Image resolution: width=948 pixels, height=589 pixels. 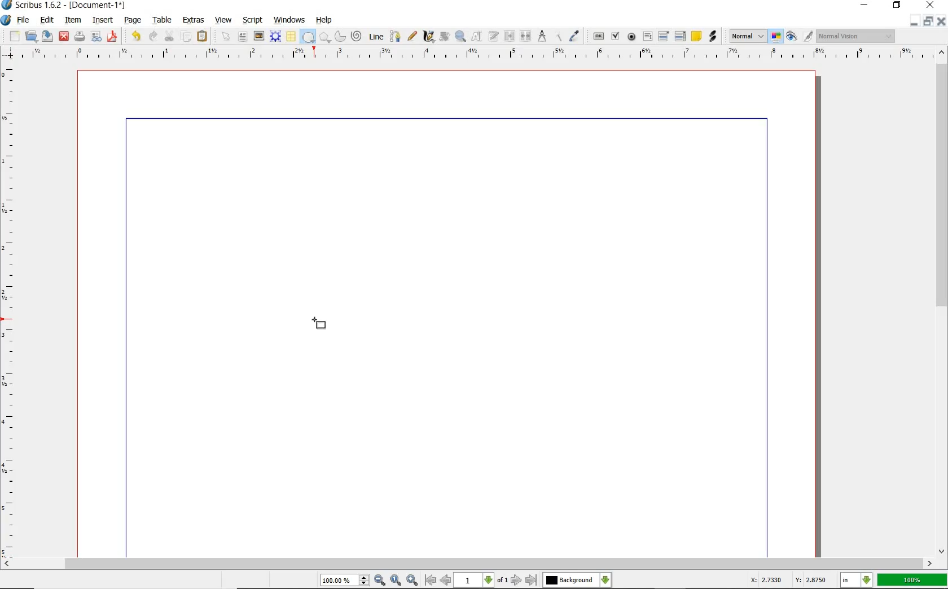 What do you see at coordinates (64, 5) in the screenshot?
I see `SYSTEM NAME` at bounding box center [64, 5].